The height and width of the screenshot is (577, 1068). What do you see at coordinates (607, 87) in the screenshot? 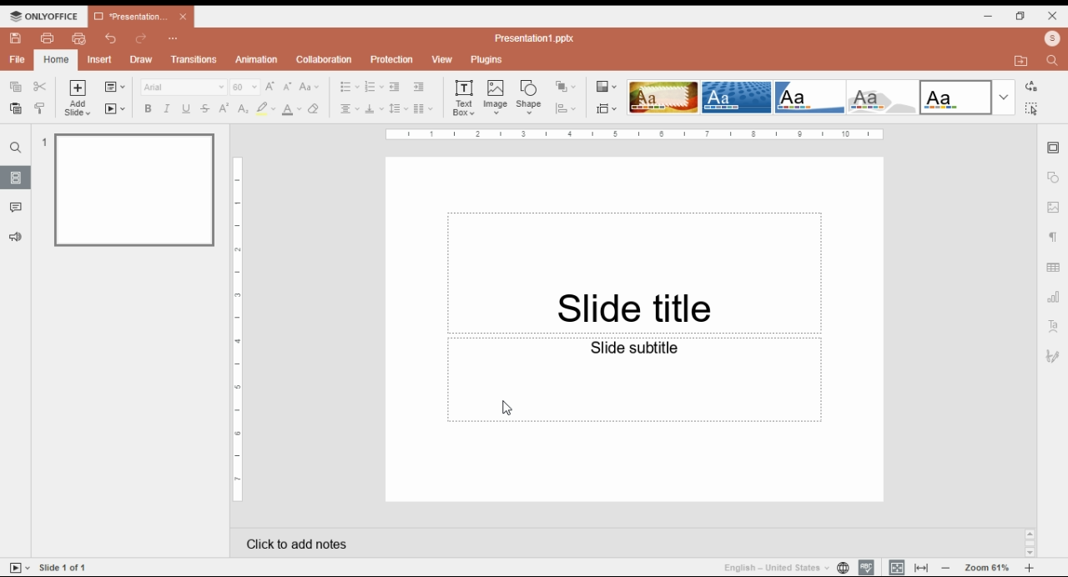
I see `change color theme` at bounding box center [607, 87].